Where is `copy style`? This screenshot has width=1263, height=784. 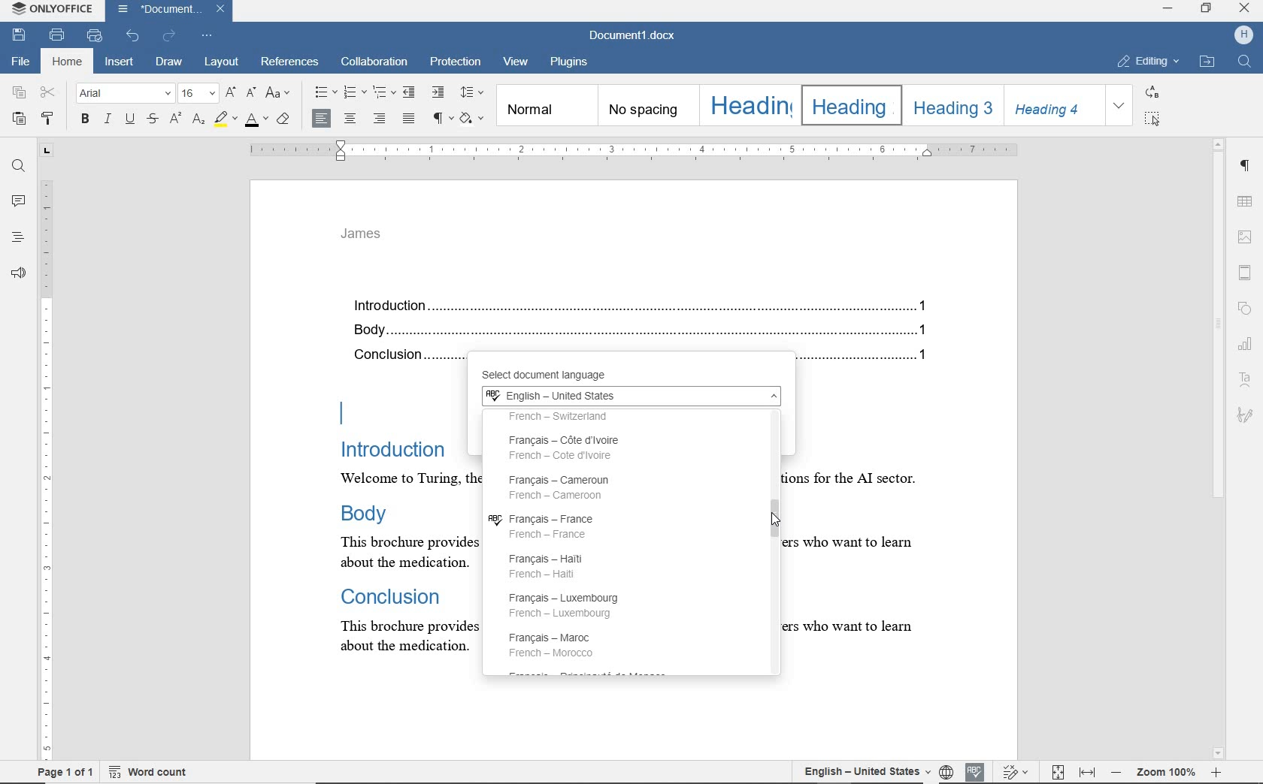
copy style is located at coordinates (51, 120).